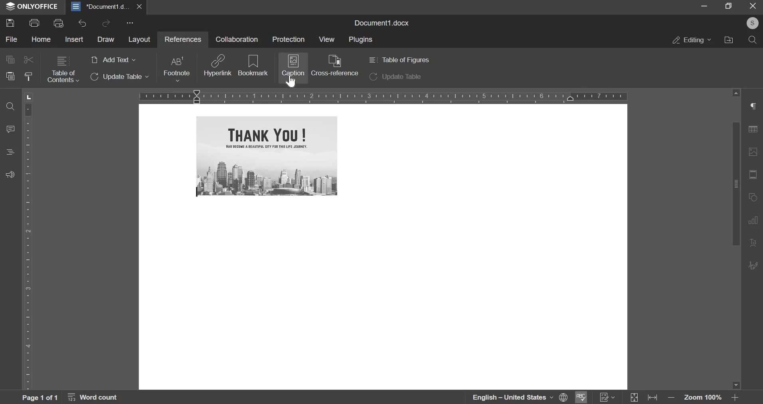 This screenshot has height=404, width=763. Describe the element at coordinates (754, 107) in the screenshot. I see `right side menu` at that location.